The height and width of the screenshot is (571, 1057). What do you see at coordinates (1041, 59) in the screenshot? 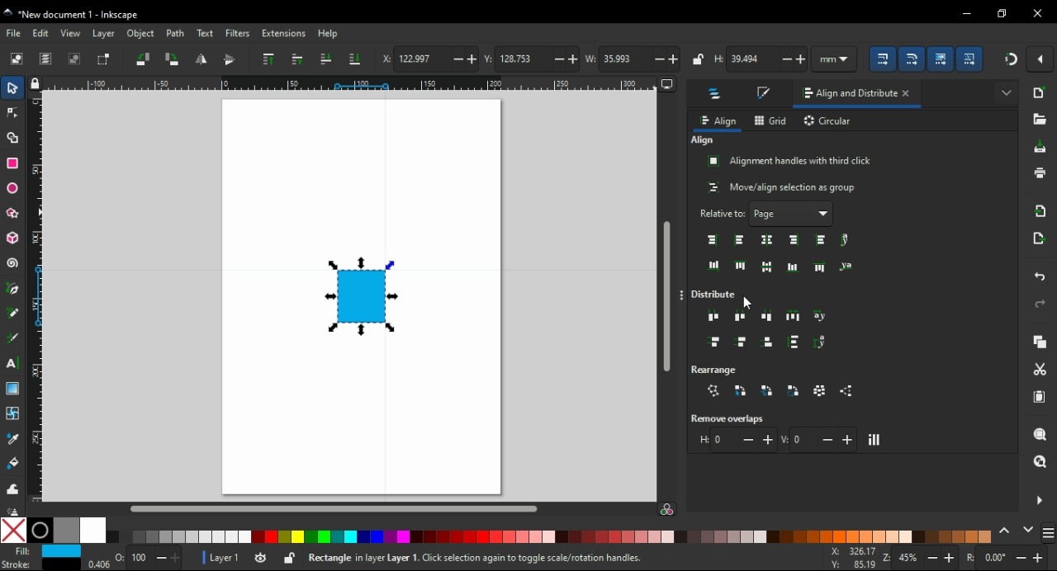
I see `snap options` at bounding box center [1041, 59].